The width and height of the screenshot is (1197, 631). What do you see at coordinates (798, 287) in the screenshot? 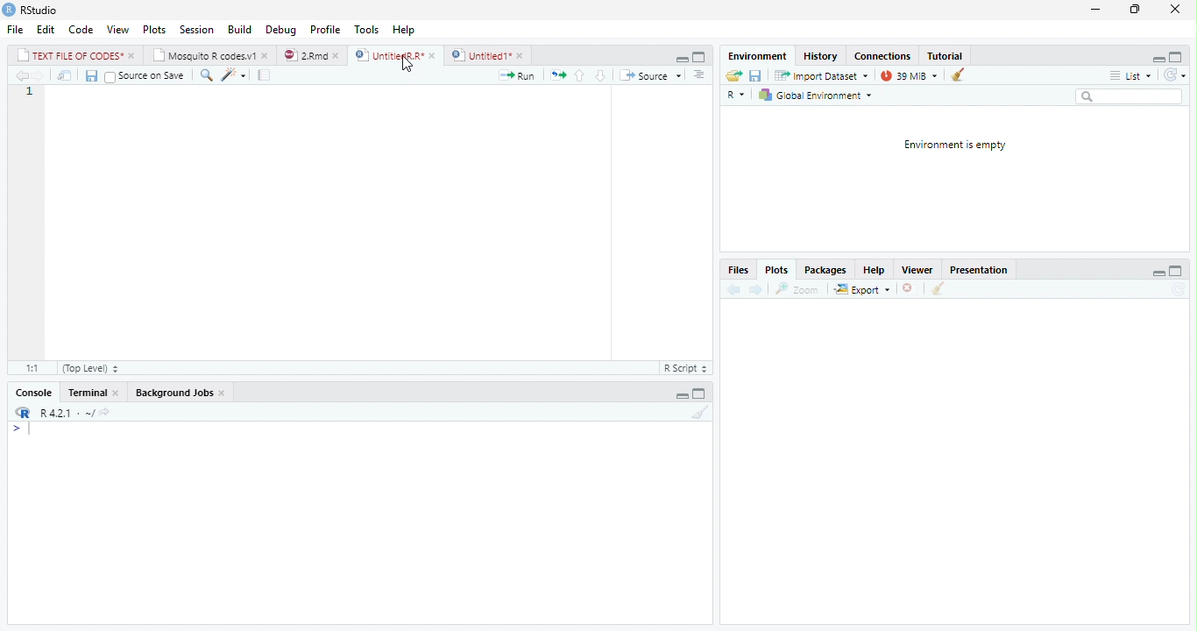
I see `Zoom` at bounding box center [798, 287].